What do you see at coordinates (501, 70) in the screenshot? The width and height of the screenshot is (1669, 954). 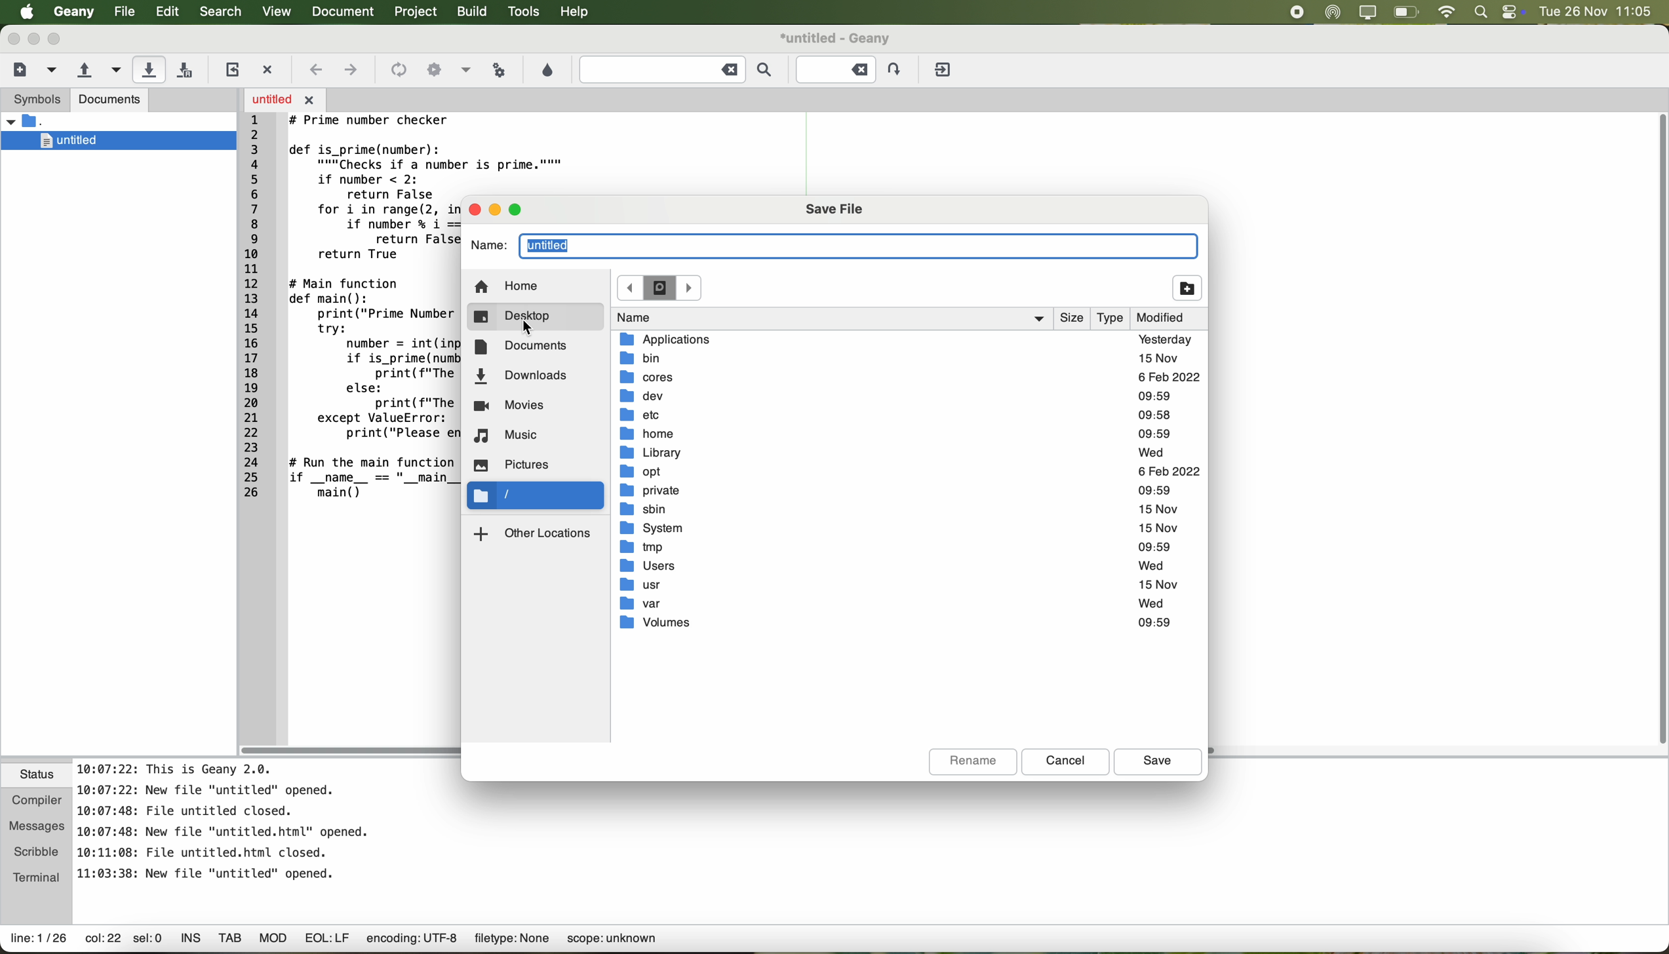 I see `run or view the current file` at bounding box center [501, 70].